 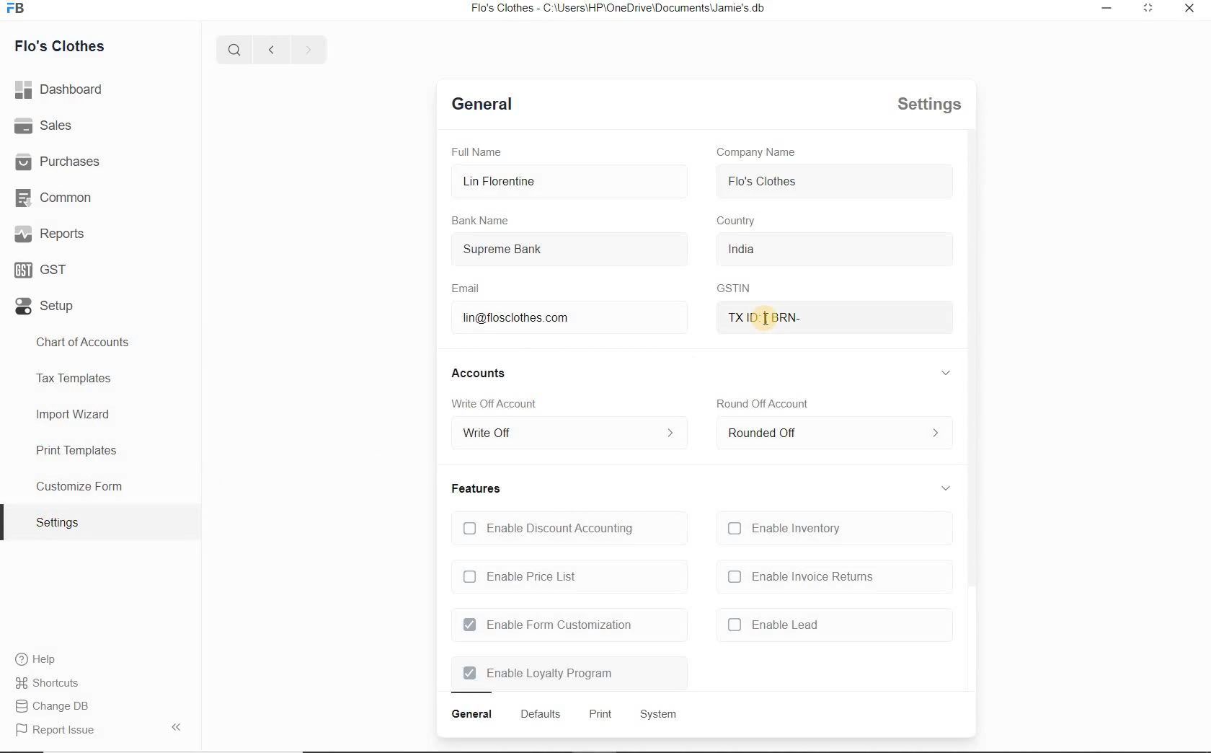 I want to click on search, so click(x=238, y=50).